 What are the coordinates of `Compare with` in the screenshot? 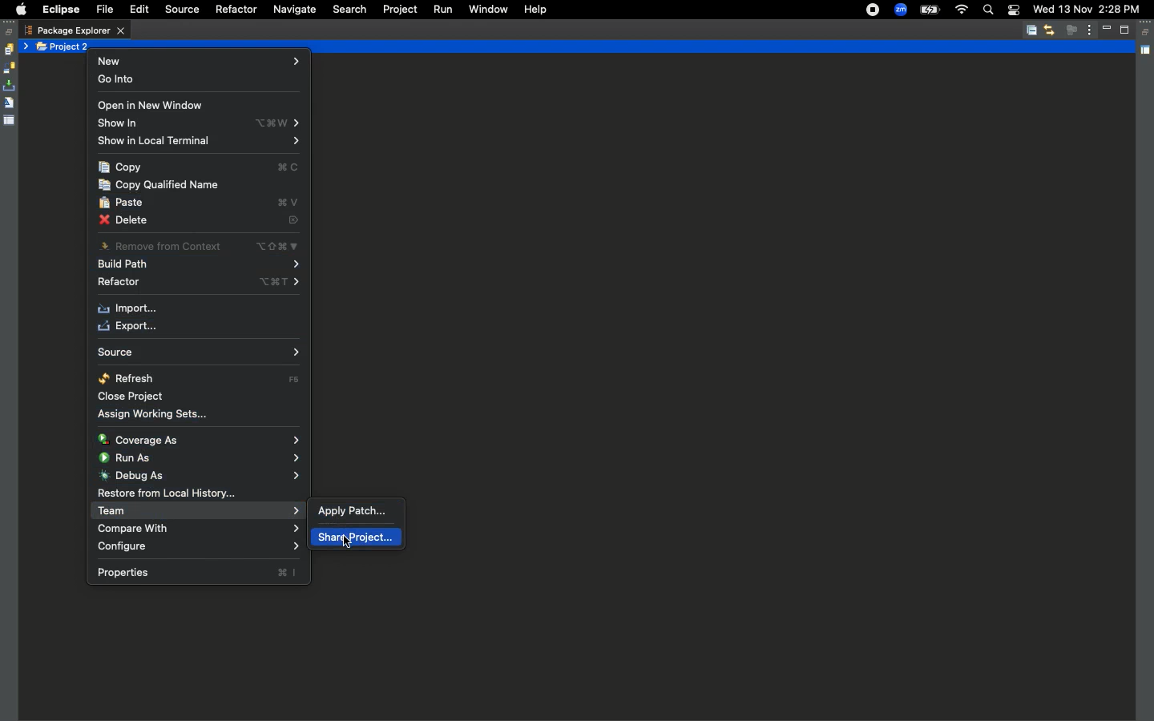 It's located at (197, 529).